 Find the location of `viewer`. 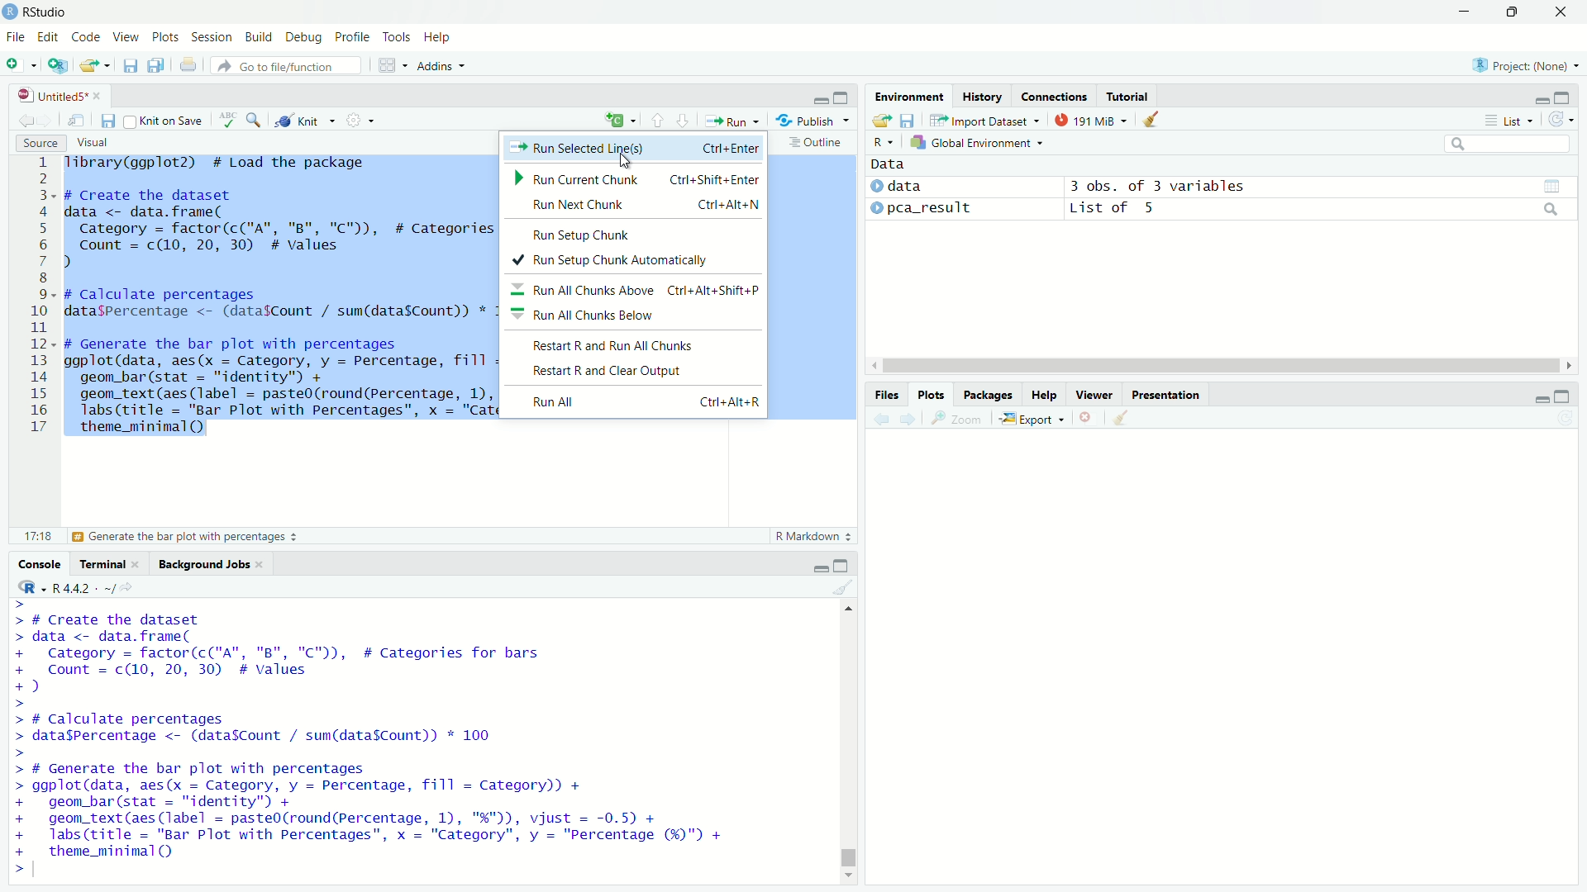

viewer is located at coordinates (1093, 395).